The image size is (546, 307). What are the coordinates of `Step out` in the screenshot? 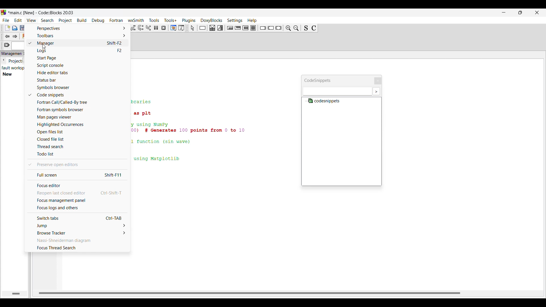 It's located at (133, 28).